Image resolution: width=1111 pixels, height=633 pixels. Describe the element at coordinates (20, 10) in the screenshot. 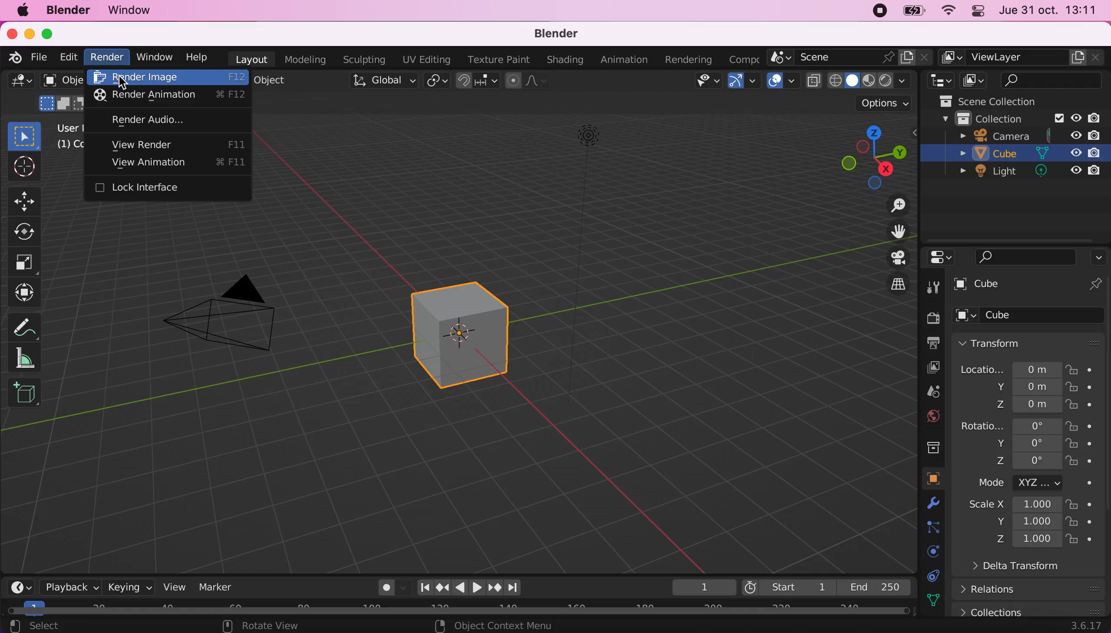

I see `mac logo` at that location.